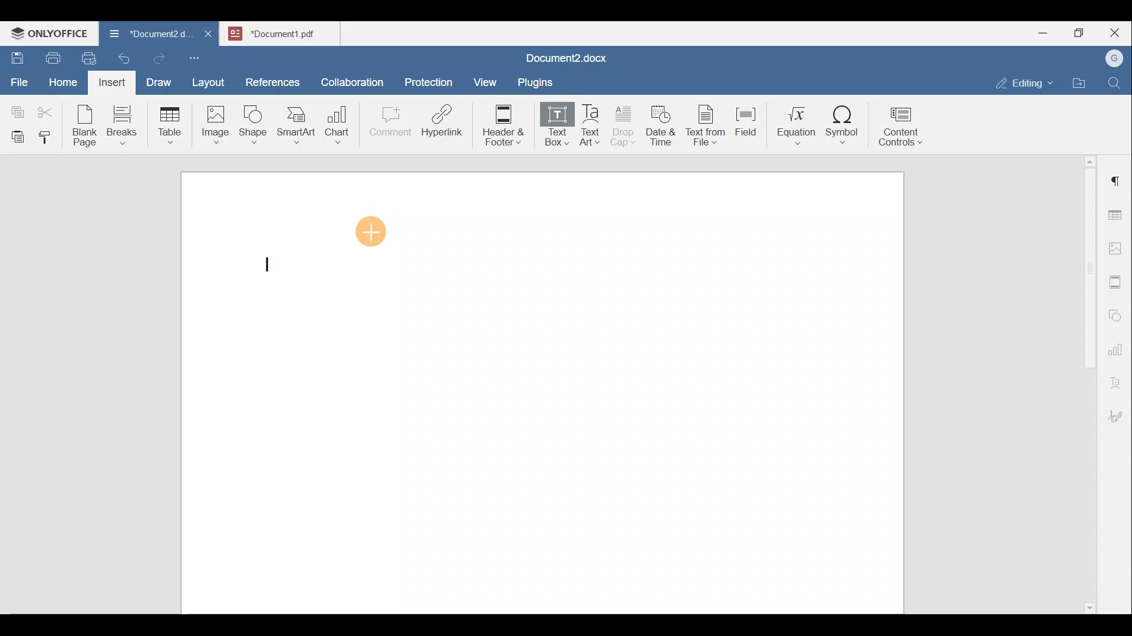  Describe the element at coordinates (707, 124) in the screenshot. I see `Text from file` at that location.